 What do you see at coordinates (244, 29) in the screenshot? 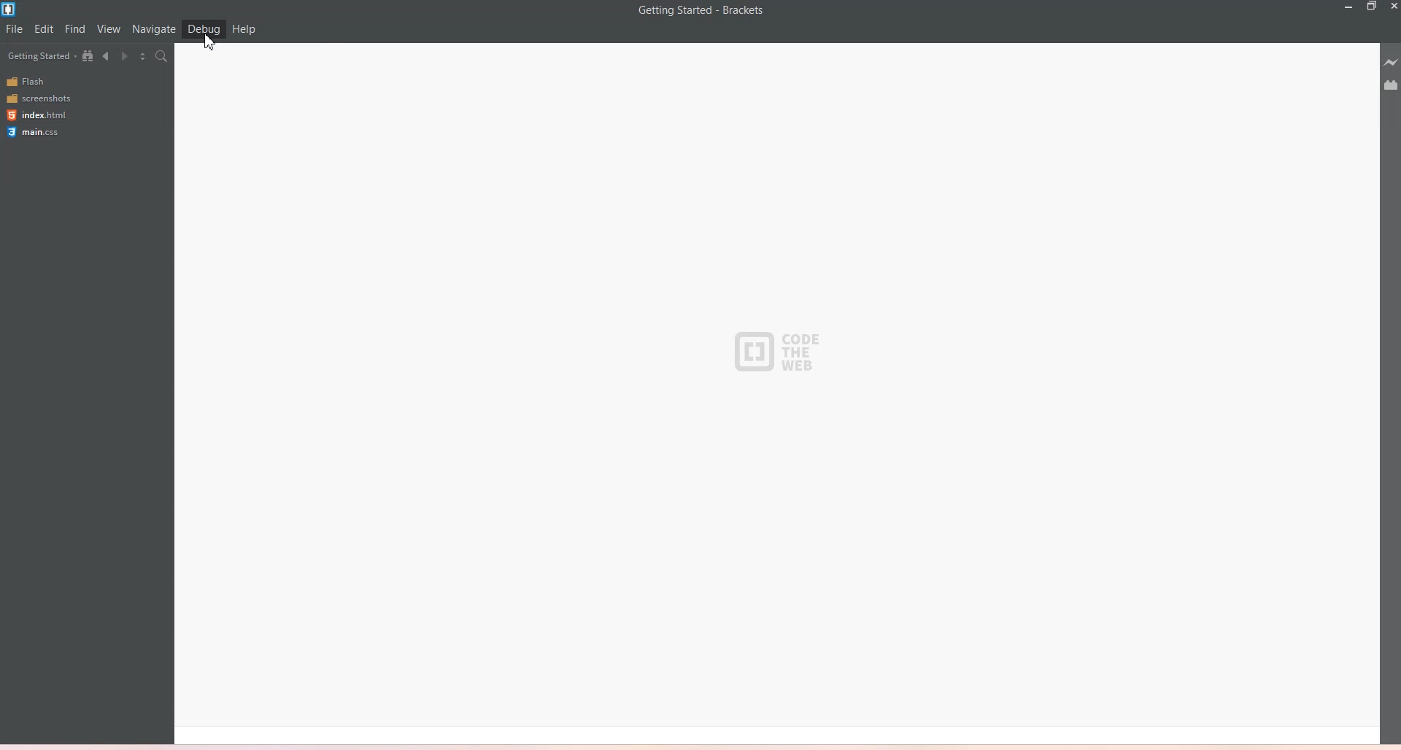
I see `Help` at bounding box center [244, 29].